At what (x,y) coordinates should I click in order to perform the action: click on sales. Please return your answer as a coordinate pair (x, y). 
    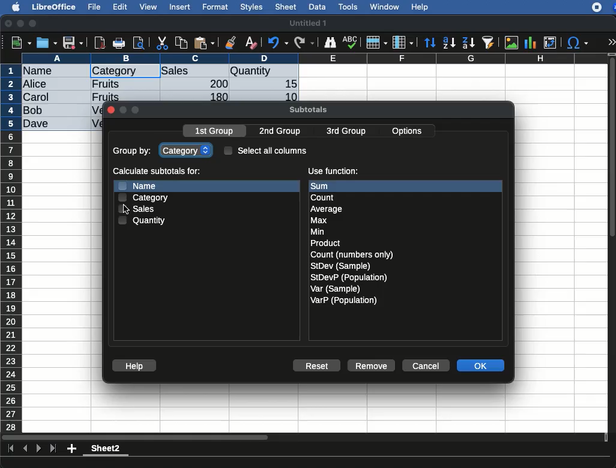
    Looking at the image, I should click on (195, 71).